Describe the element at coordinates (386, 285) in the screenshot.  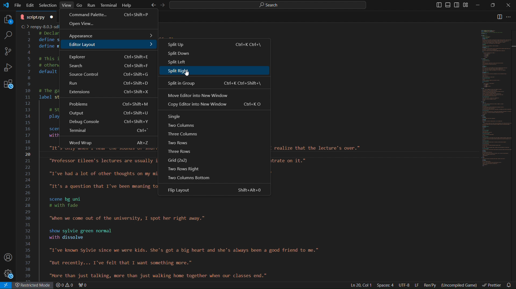
I see `Spaces 4` at that location.